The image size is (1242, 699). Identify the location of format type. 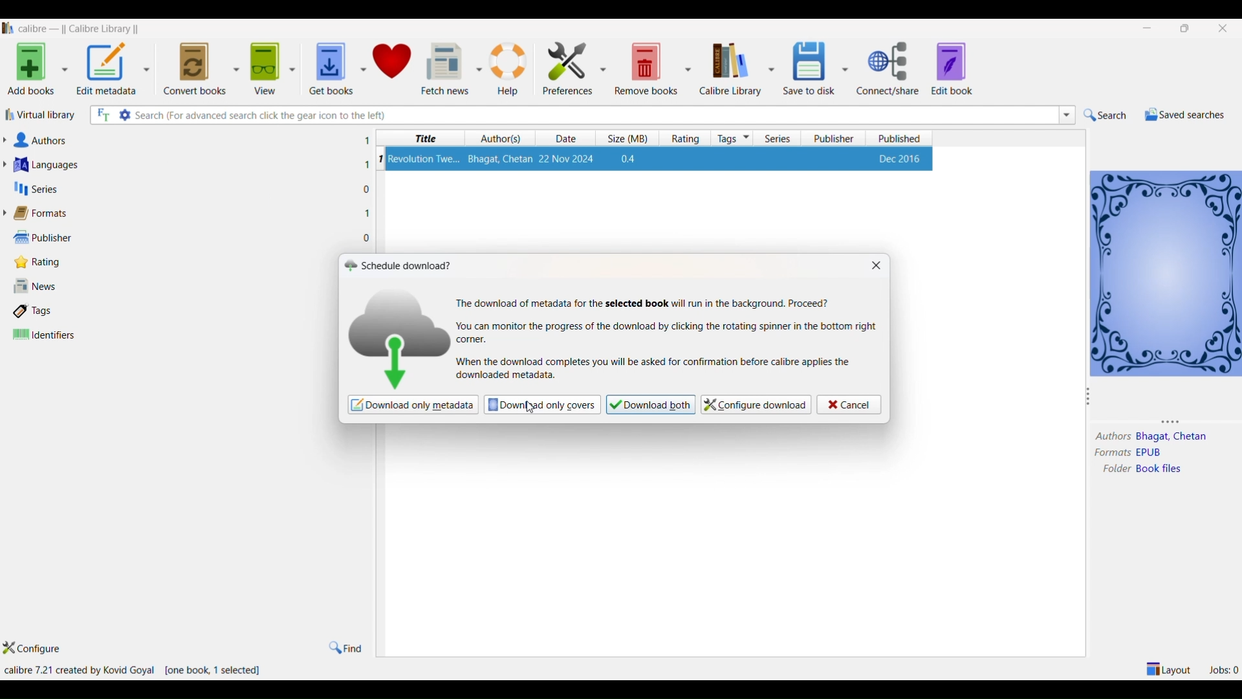
(1155, 453).